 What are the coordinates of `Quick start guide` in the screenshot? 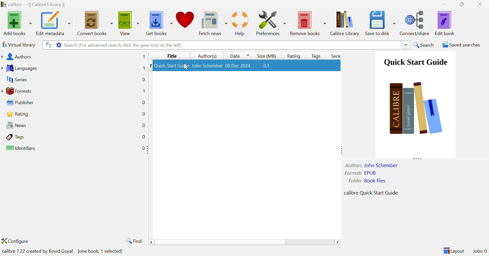 It's located at (415, 62).